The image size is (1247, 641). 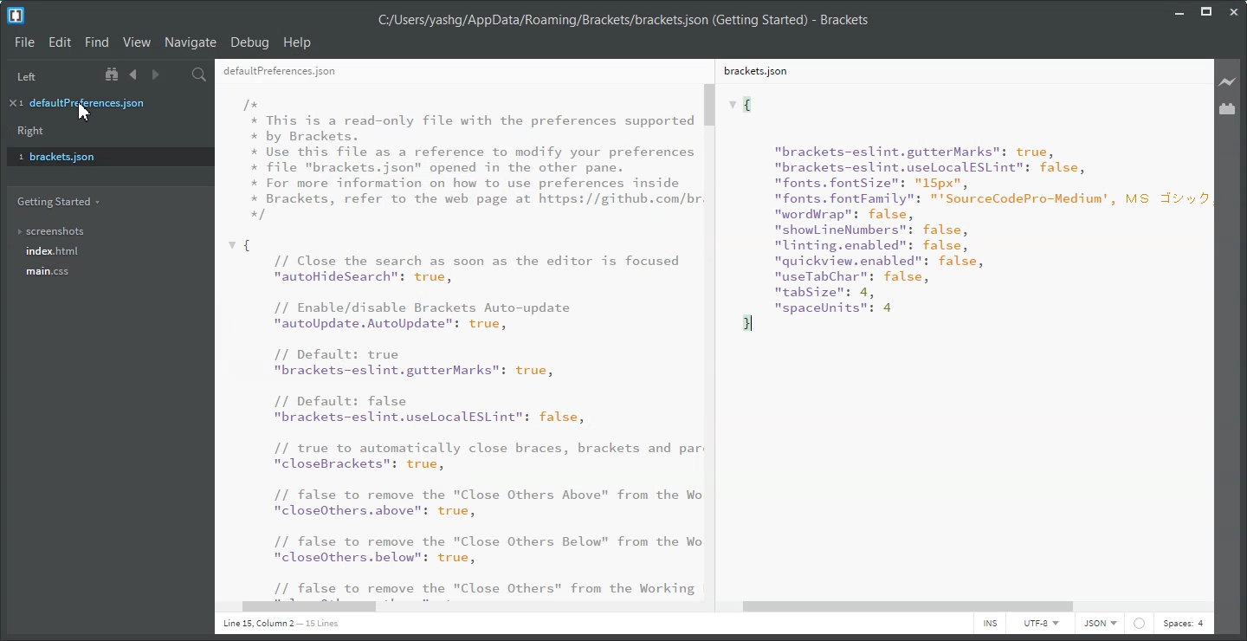 What do you see at coordinates (1228, 81) in the screenshot?
I see `Live Preview` at bounding box center [1228, 81].